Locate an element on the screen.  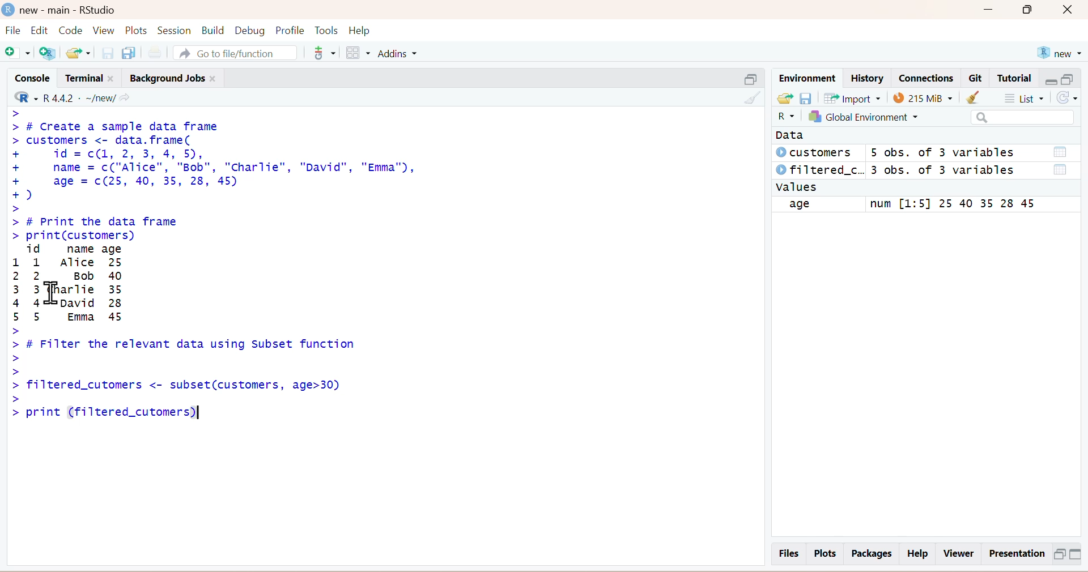
save current file is located at coordinates (108, 52).